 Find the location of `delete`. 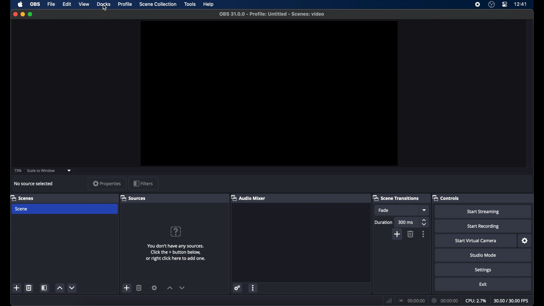

delete is located at coordinates (29, 288).